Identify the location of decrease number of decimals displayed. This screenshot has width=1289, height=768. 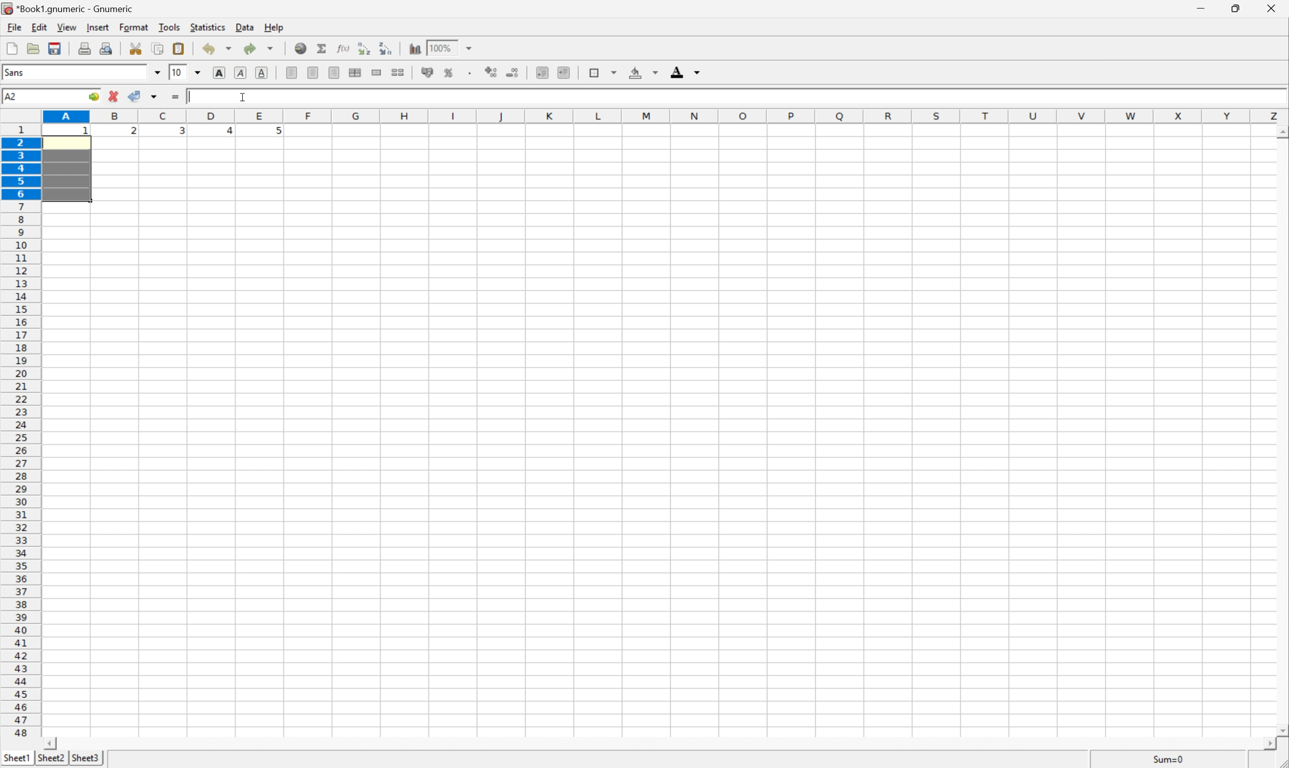
(511, 72).